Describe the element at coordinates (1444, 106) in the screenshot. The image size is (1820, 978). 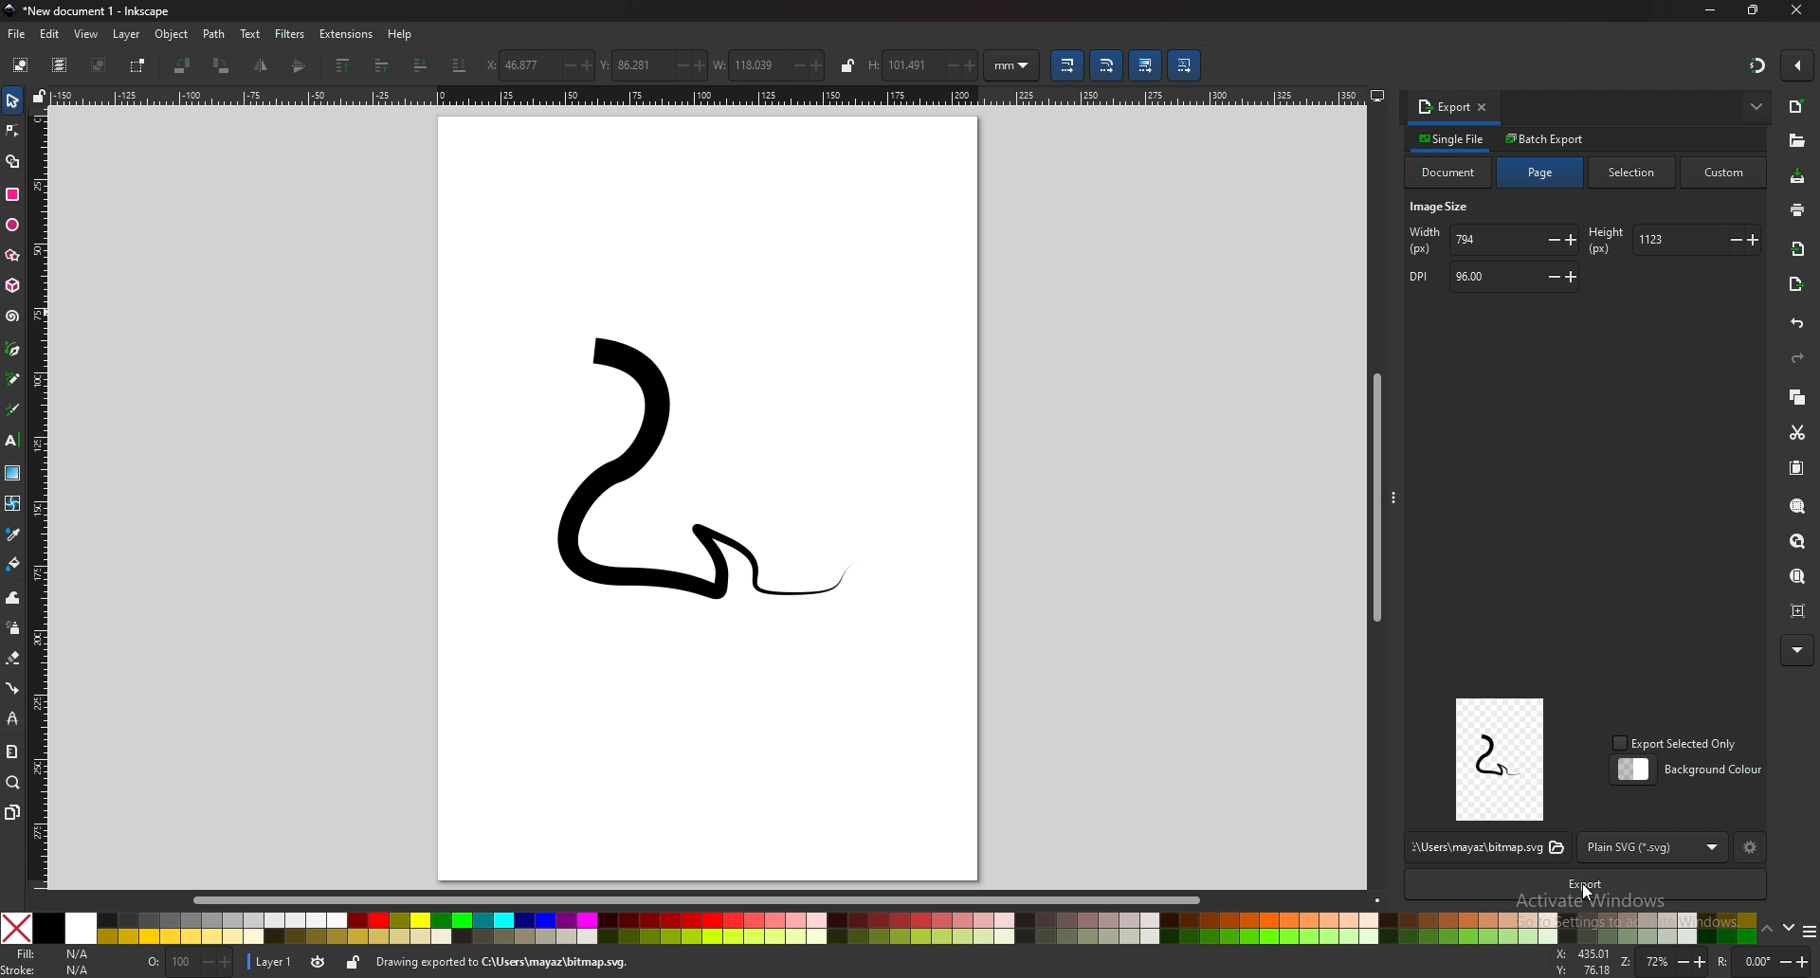
I see `export` at that location.